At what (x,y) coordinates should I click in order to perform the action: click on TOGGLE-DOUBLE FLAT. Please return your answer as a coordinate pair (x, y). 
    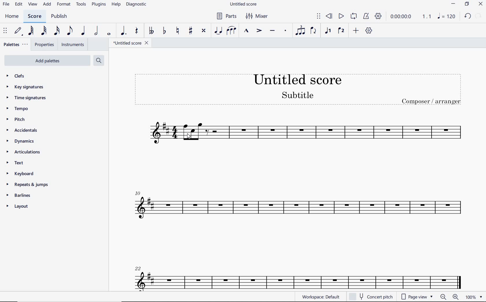
    Looking at the image, I should click on (151, 30).